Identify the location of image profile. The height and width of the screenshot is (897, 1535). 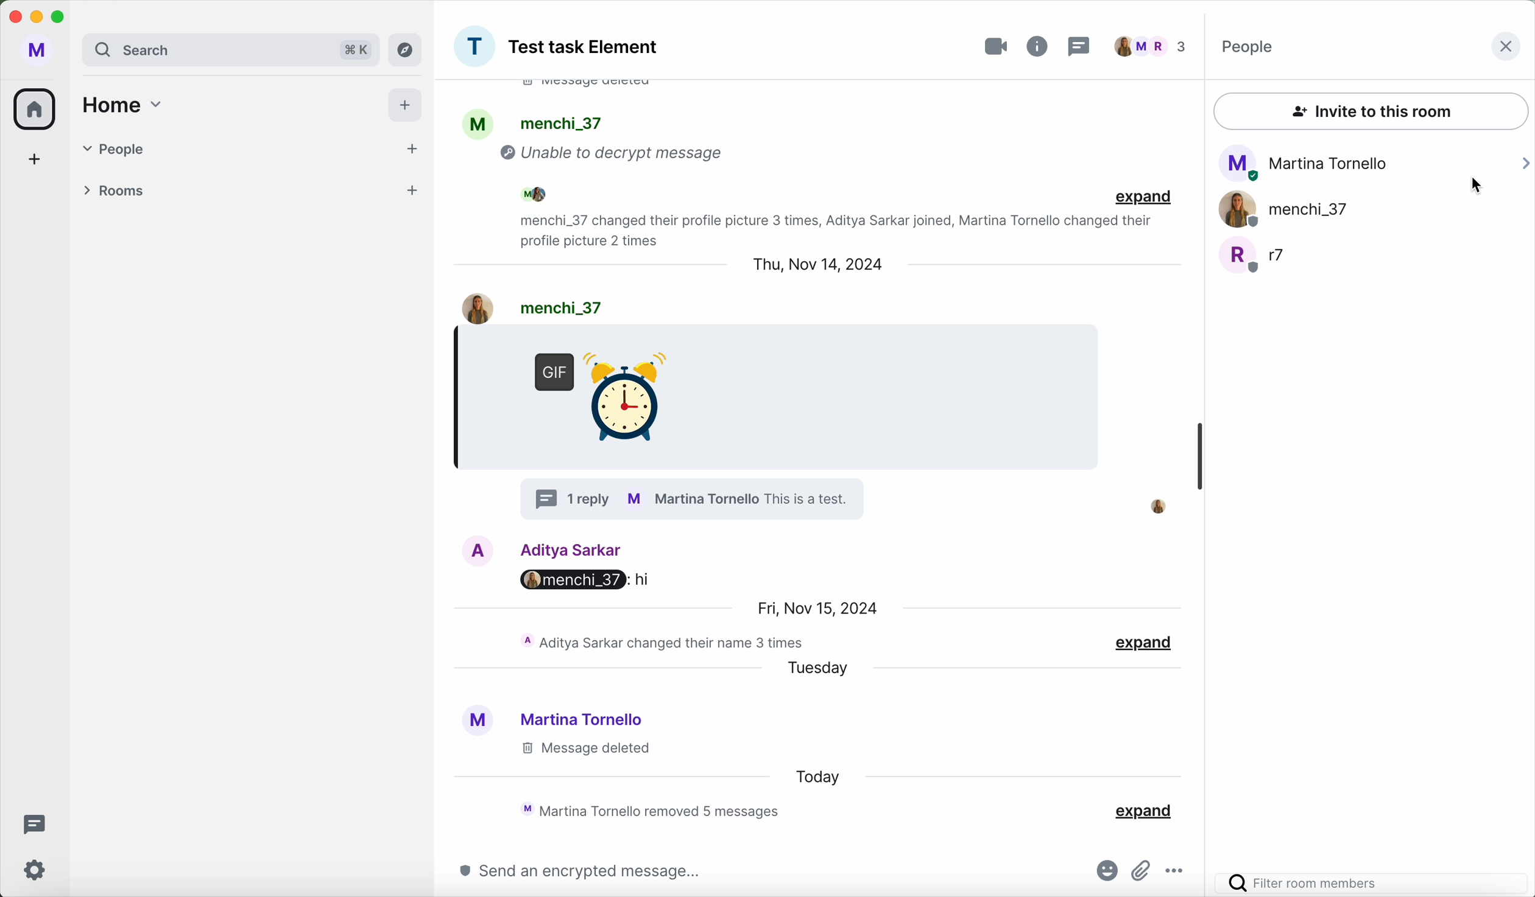
(467, 307).